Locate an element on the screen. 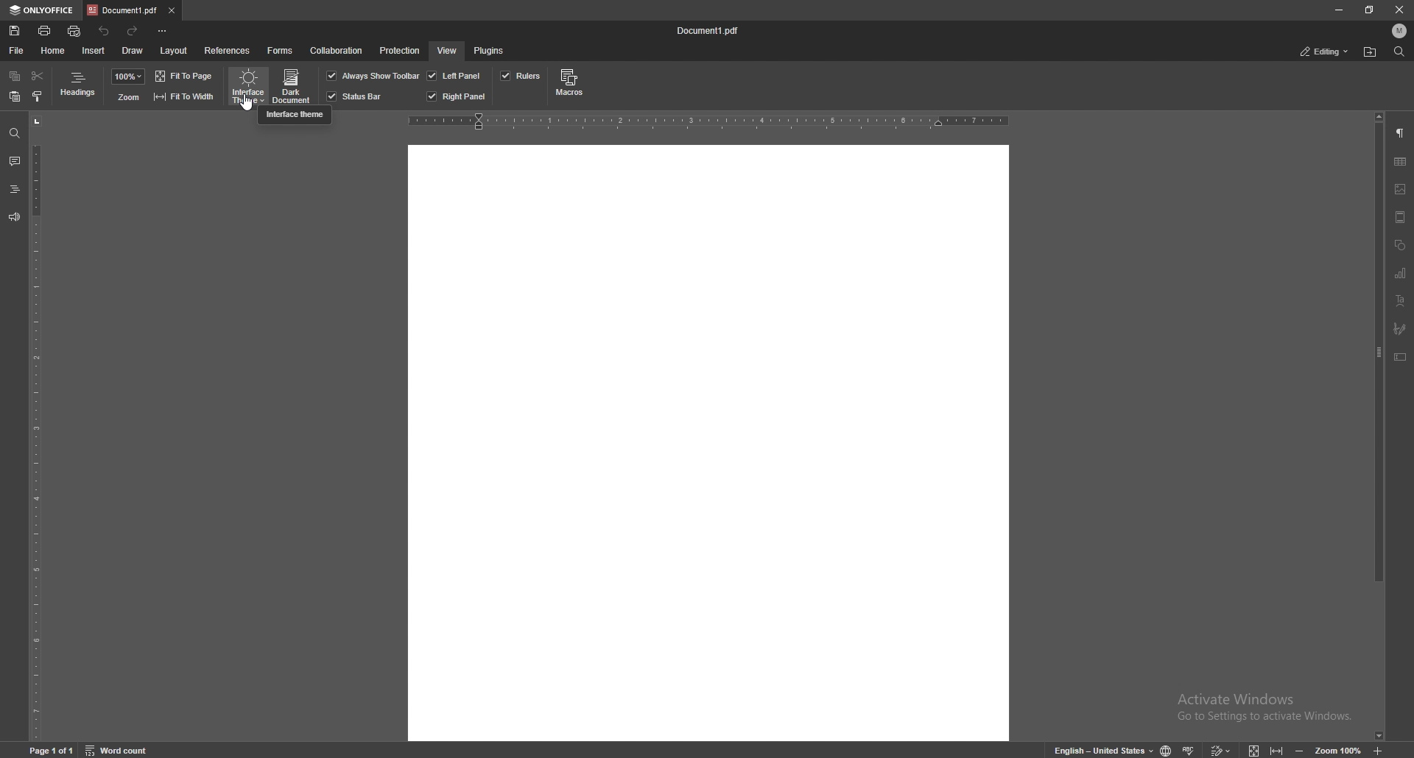  copy style is located at coordinates (38, 96).